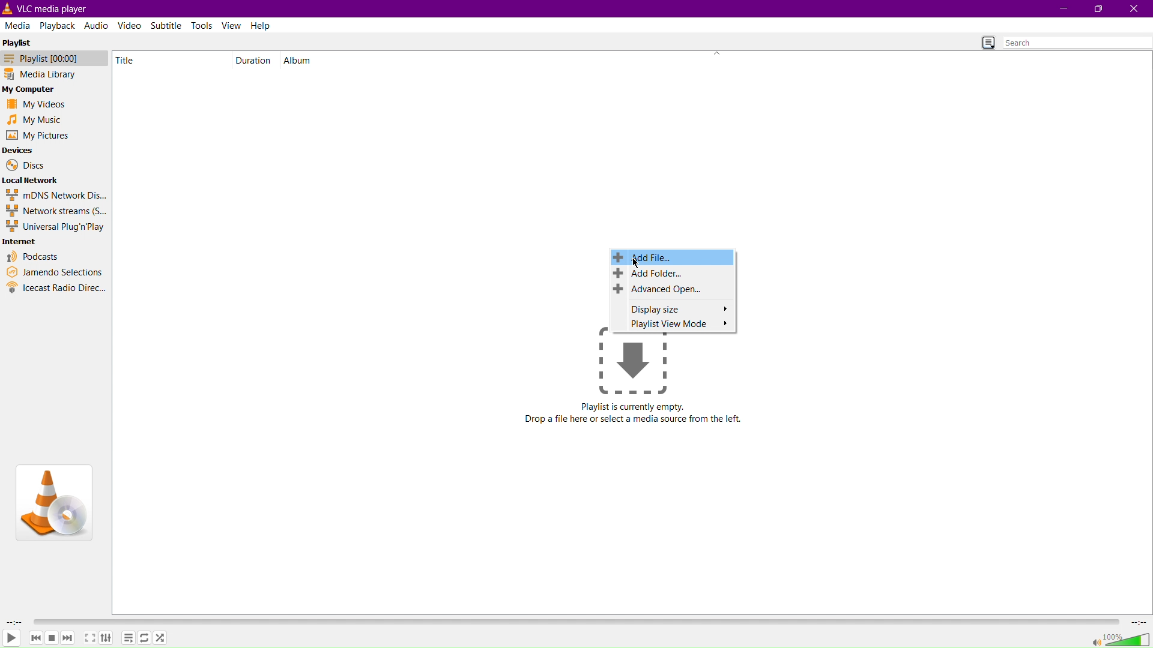  Describe the element at coordinates (301, 60) in the screenshot. I see `Album` at that location.